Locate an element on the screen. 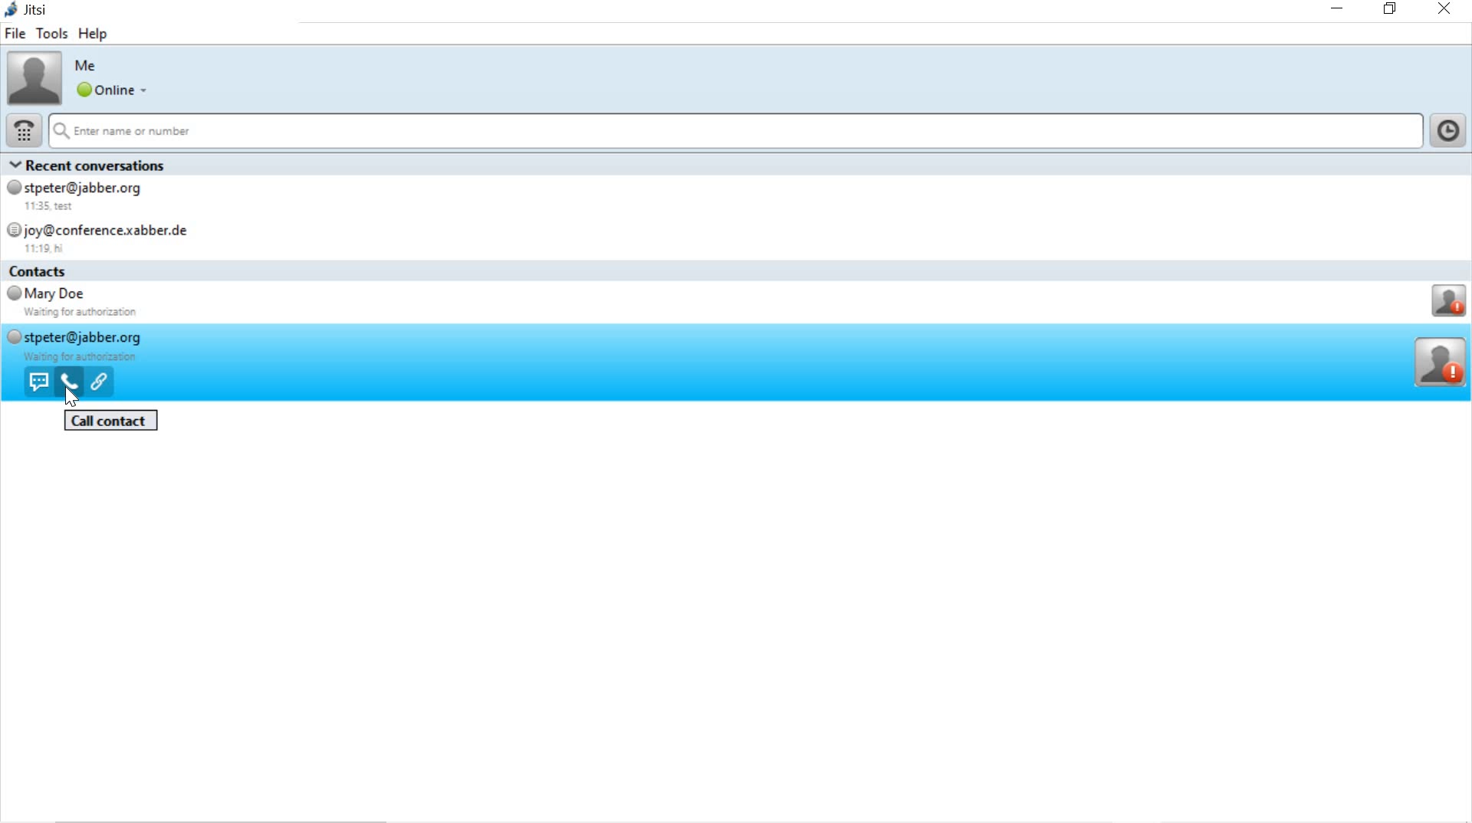  voice call is located at coordinates (69, 382).